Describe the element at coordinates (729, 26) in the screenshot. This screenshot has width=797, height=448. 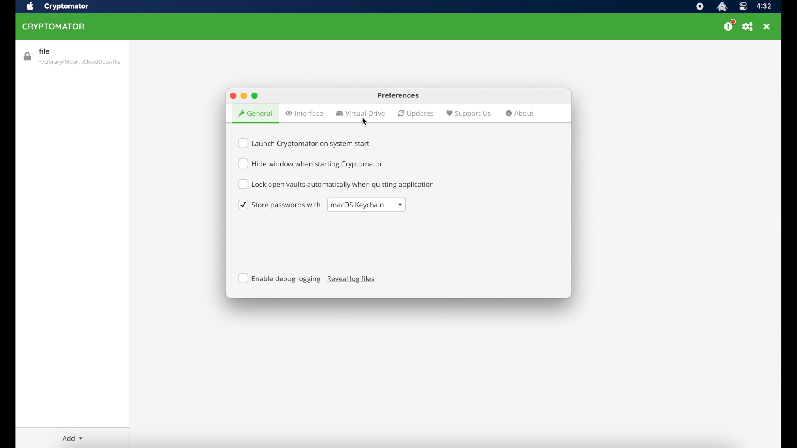
I see `donate` at that location.